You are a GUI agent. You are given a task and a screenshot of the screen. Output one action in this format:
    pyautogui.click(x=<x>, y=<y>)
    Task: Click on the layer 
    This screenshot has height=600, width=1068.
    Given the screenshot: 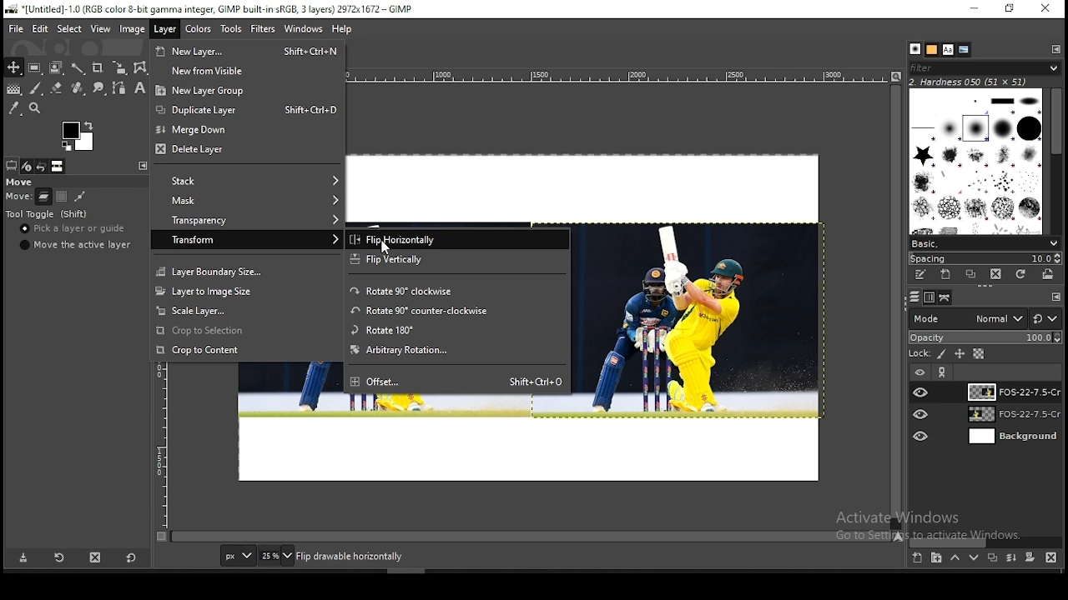 What is the action you would take?
    pyautogui.click(x=1011, y=416)
    